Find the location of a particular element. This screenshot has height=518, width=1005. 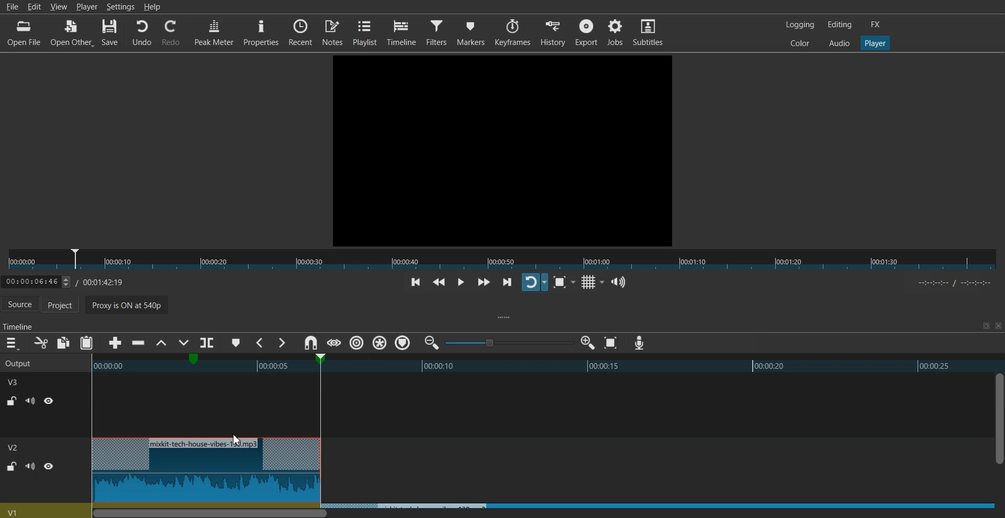

Add marker is located at coordinates (236, 343).